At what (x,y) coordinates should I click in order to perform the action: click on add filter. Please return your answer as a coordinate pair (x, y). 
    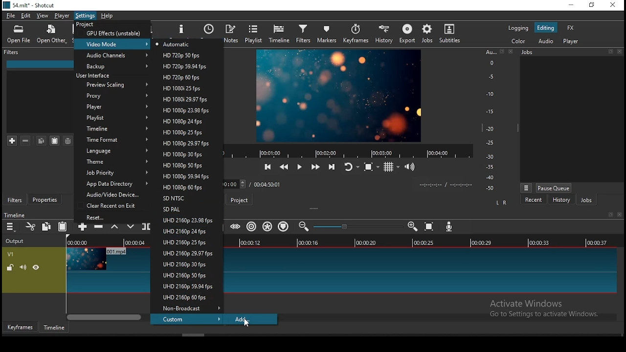
    Looking at the image, I should click on (12, 141).